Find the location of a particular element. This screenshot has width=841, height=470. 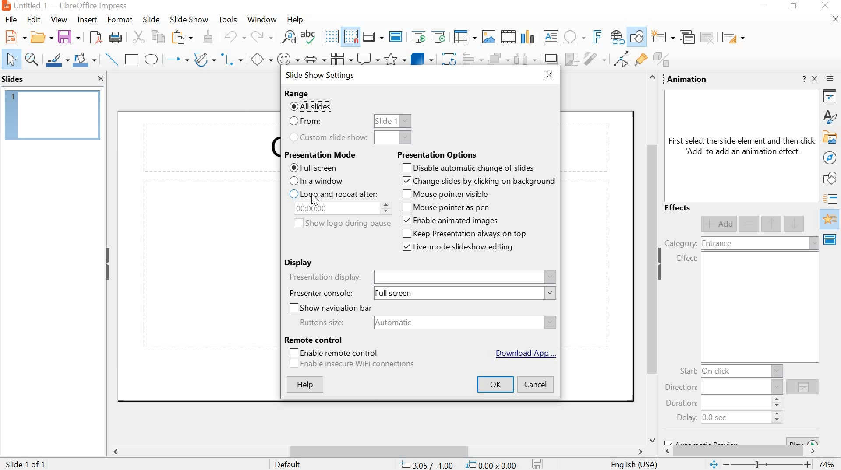

dropdown is located at coordinates (551, 293).